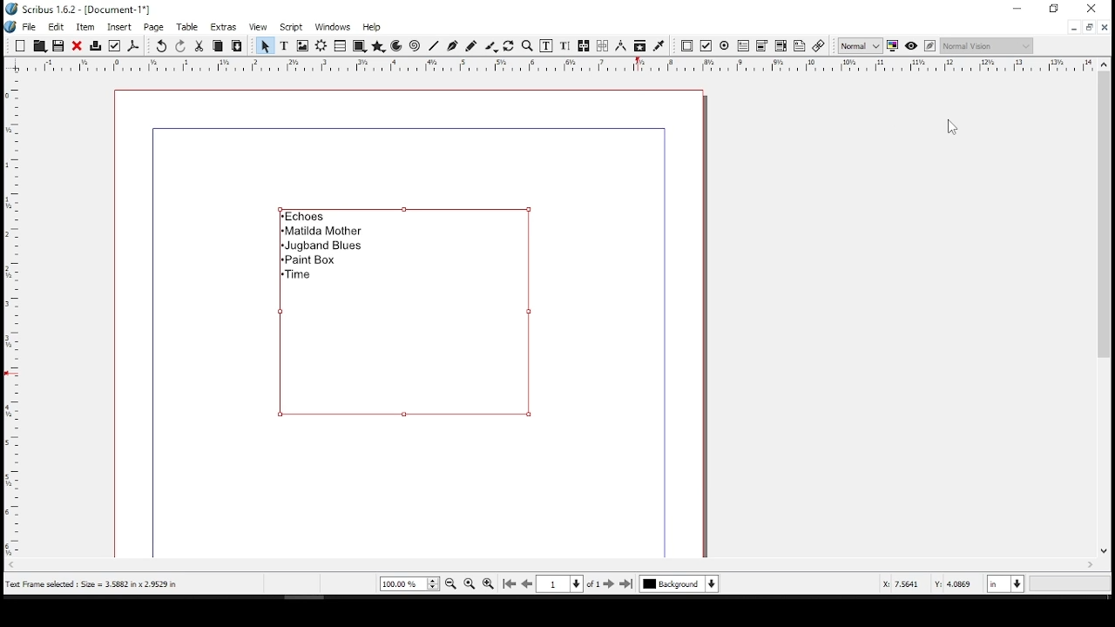 Image resolution: width=1115 pixels, height=627 pixels. Describe the element at coordinates (911, 44) in the screenshot. I see `preview mode` at that location.